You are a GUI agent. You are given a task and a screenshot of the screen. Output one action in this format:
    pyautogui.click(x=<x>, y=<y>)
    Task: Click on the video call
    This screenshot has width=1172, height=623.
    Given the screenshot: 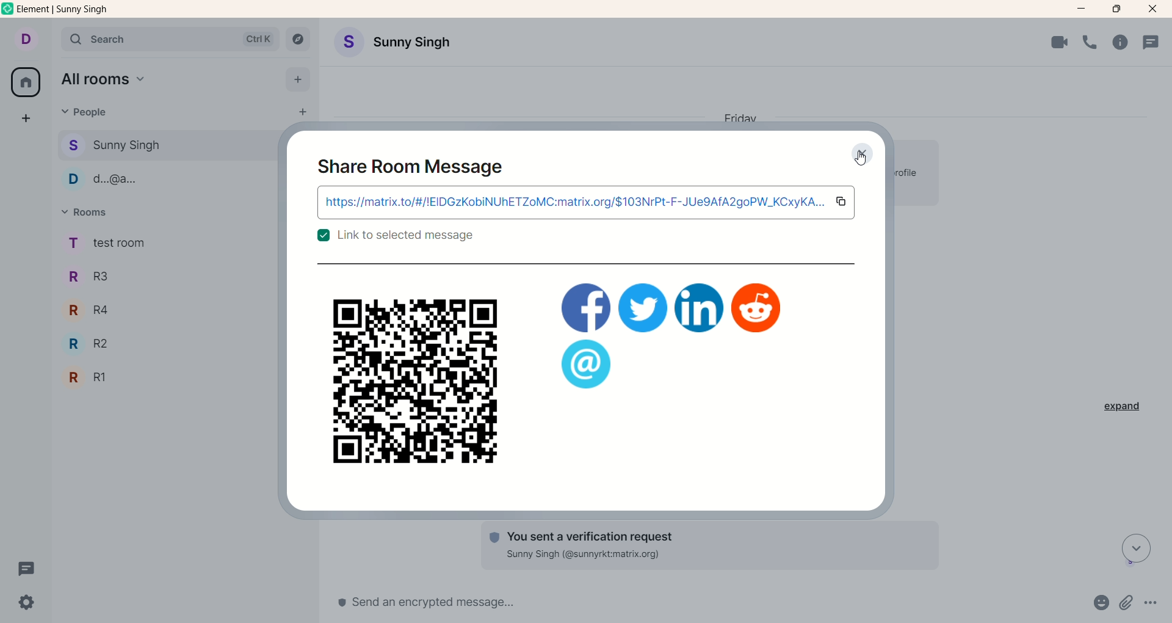 What is the action you would take?
    pyautogui.click(x=1058, y=43)
    